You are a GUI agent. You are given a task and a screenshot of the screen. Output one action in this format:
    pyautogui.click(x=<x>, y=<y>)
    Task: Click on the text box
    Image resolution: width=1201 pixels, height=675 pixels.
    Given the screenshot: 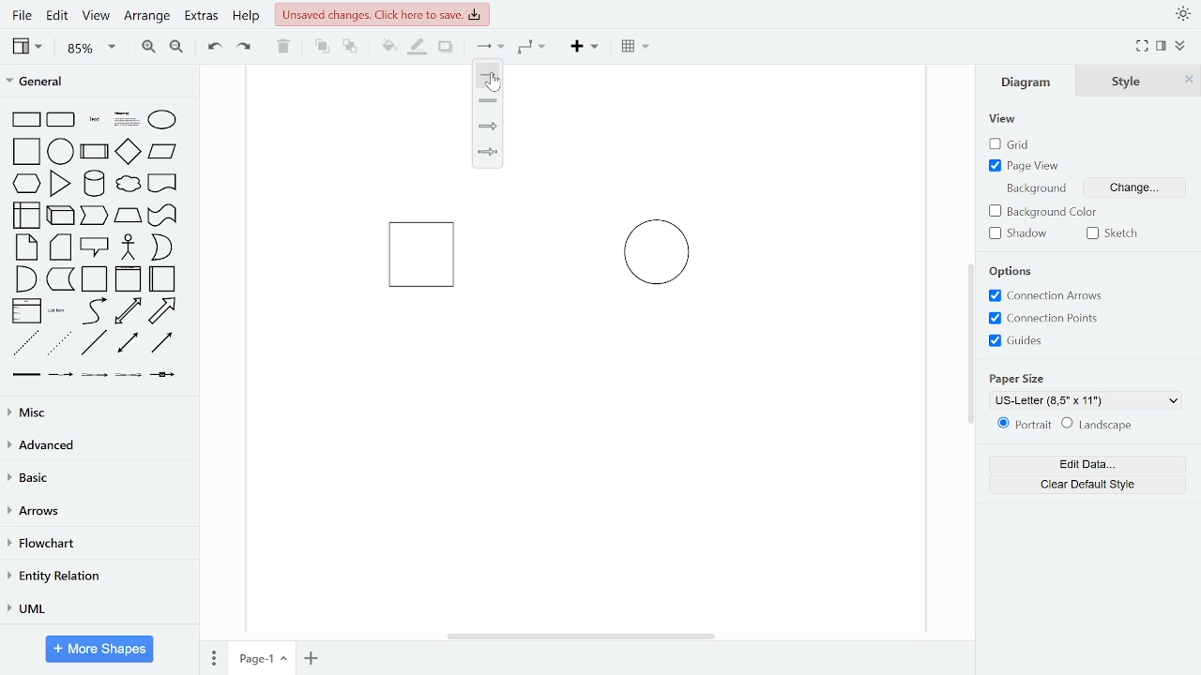 What is the action you would take?
    pyautogui.click(x=128, y=121)
    